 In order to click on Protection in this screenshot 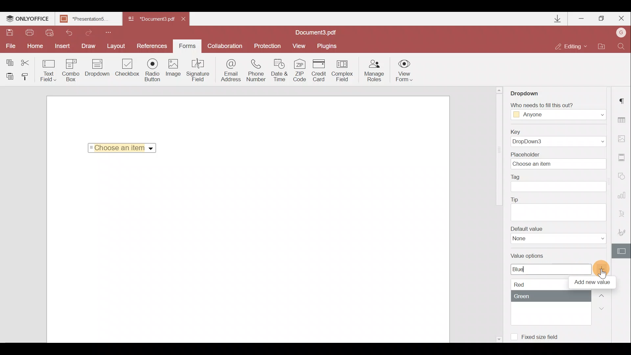, I will do `click(266, 47)`.